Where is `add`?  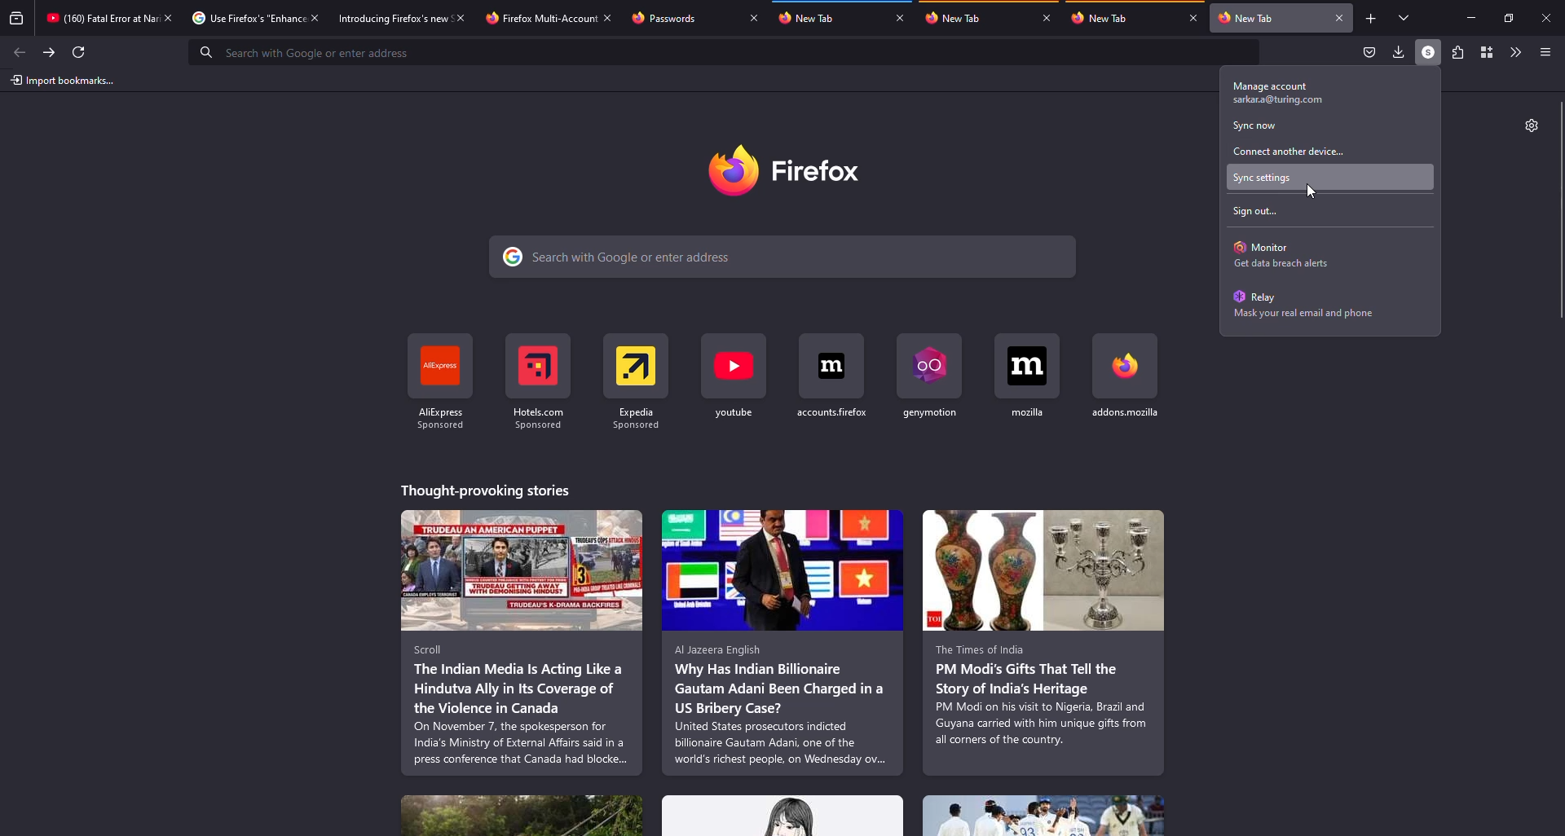 add is located at coordinates (1369, 19).